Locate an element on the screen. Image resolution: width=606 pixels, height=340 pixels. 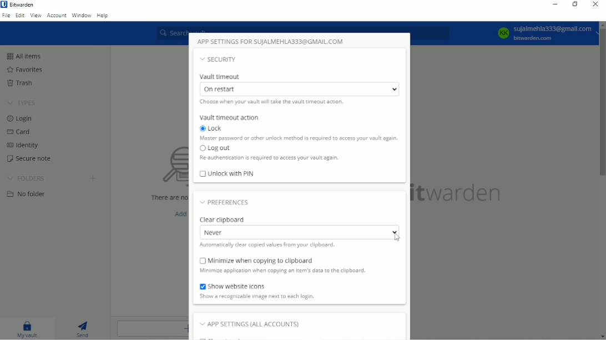
Card is located at coordinates (21, 131).